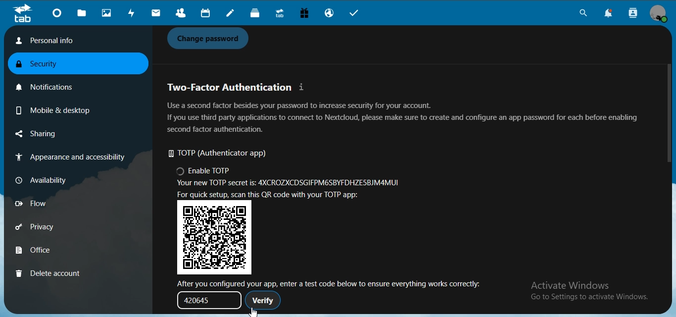 The width and height of the screenshot is (676, 317). I want to click on calendar, so click(204, 13).